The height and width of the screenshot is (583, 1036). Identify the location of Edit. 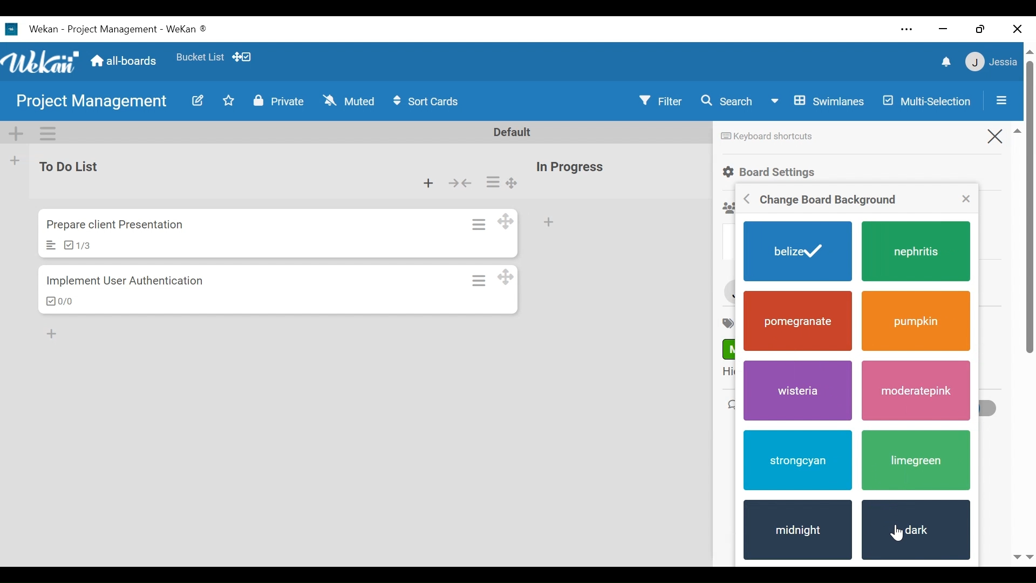
(196, 101).